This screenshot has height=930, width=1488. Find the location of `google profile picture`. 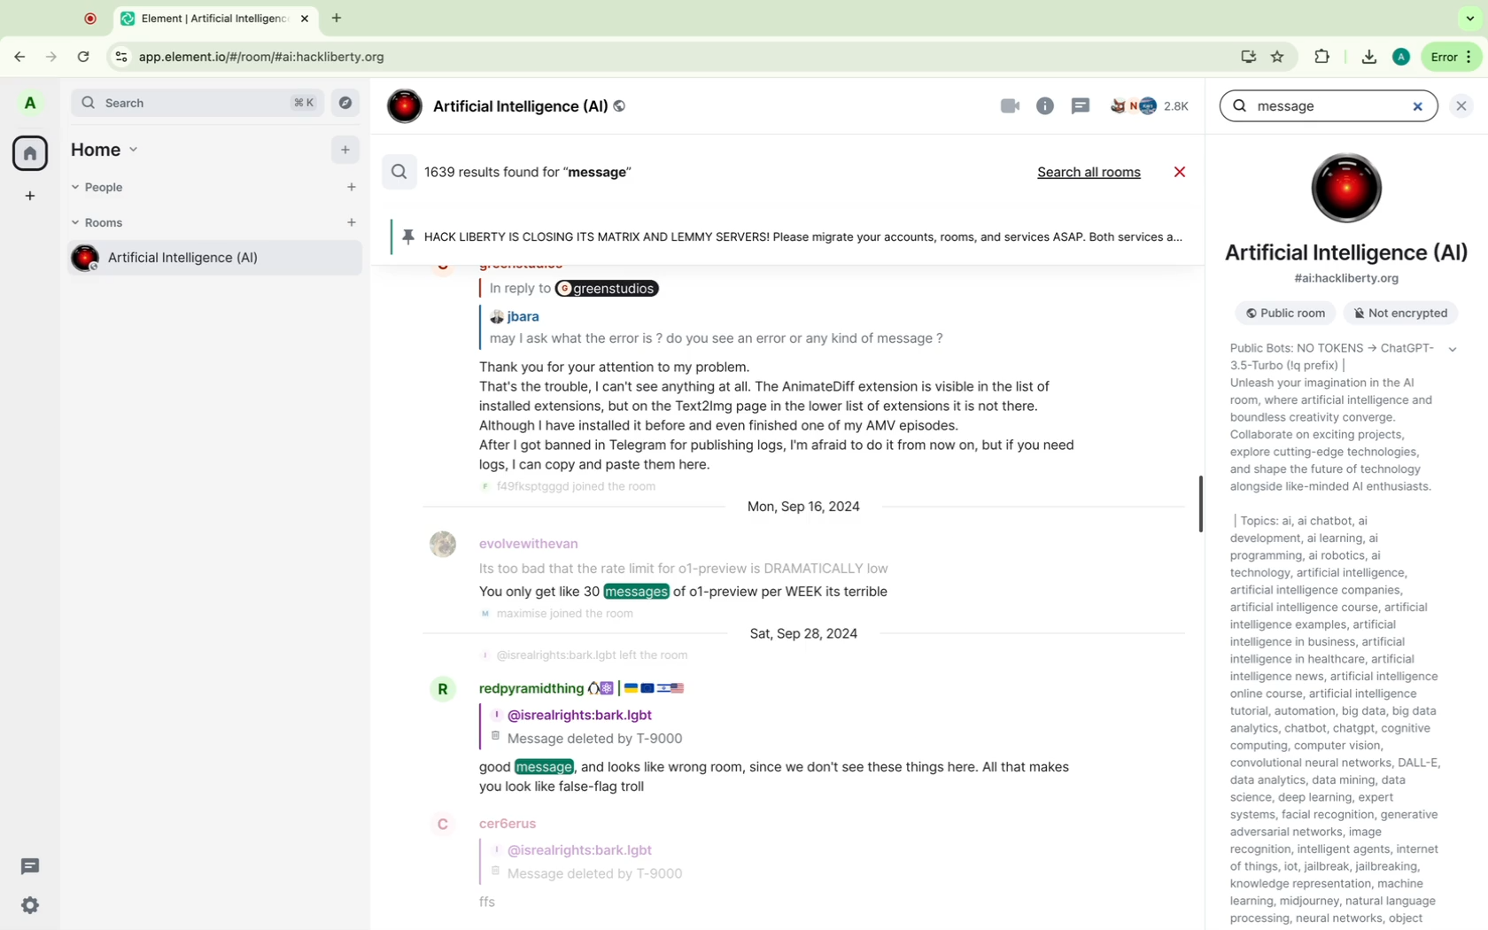

google profile picture is located at coordinates (1400, 57).